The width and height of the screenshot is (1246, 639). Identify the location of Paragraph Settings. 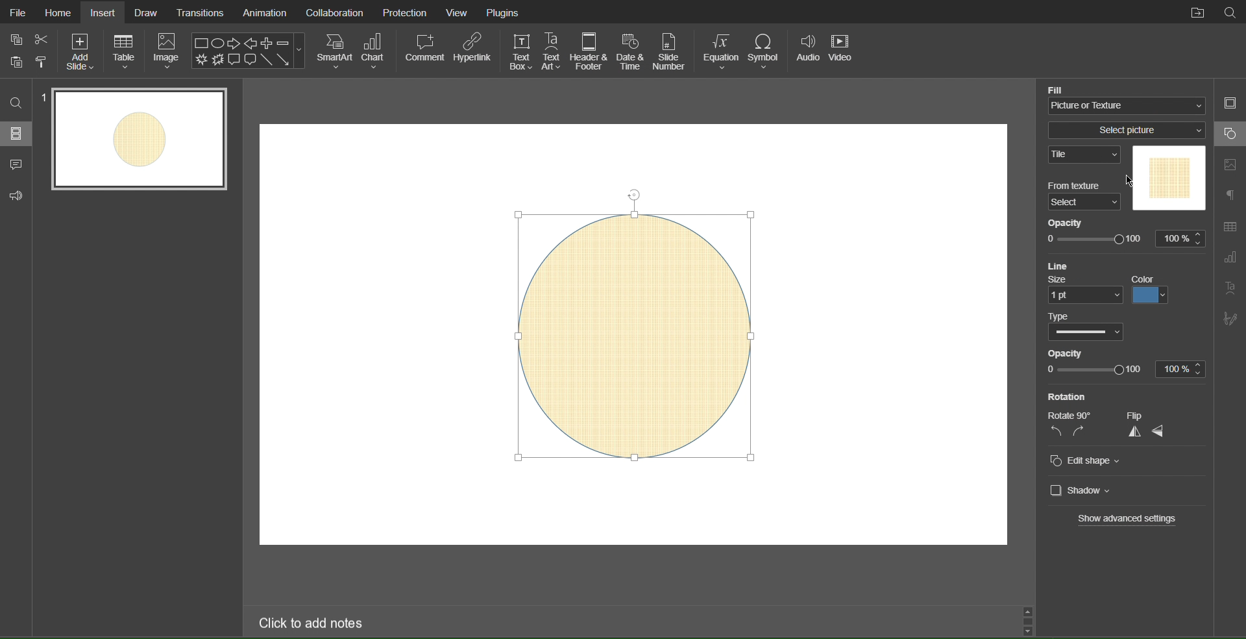
(1229, 196).